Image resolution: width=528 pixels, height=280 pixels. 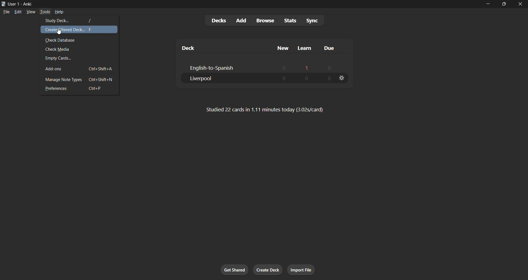 I want to click on help, so click(x=61, y=12).